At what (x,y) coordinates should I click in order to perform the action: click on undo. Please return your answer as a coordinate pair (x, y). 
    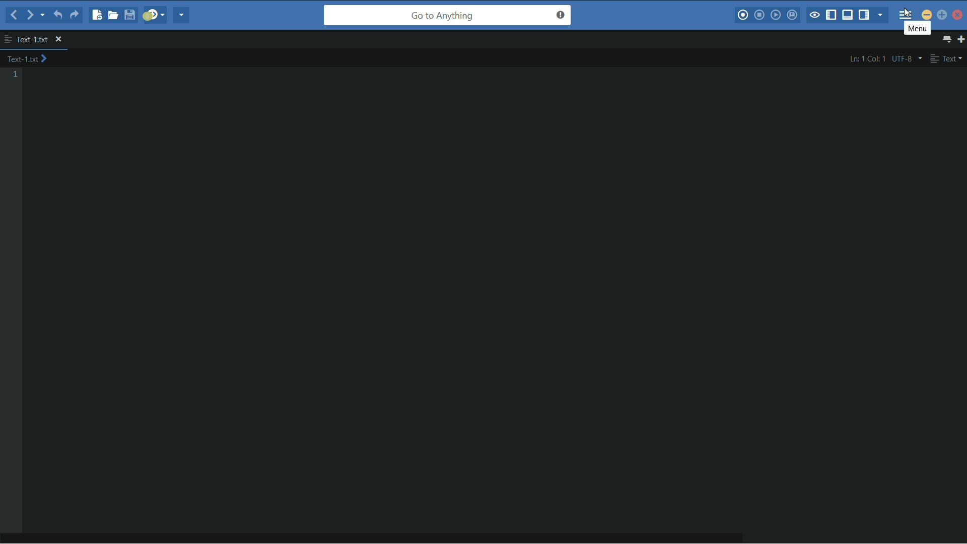
    Looking at the image, I should click on (56, 16).